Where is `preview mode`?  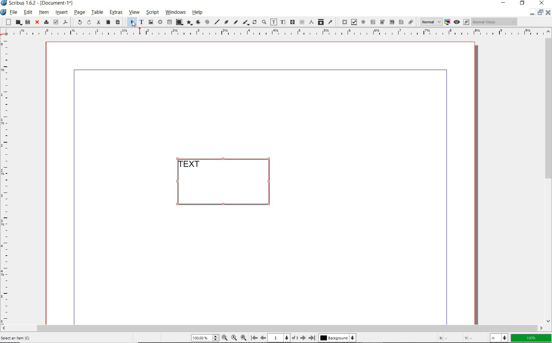
preview mode is located at coordinates (457, 22).